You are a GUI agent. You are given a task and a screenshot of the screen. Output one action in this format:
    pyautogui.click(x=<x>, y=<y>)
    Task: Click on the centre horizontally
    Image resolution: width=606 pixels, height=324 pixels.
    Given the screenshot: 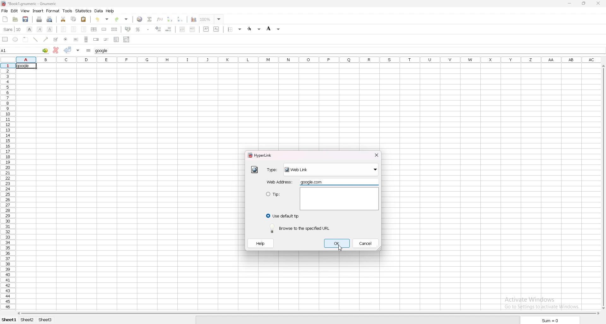 What is the action you would take?
    pyautogui.click(x=94, y=29)
    